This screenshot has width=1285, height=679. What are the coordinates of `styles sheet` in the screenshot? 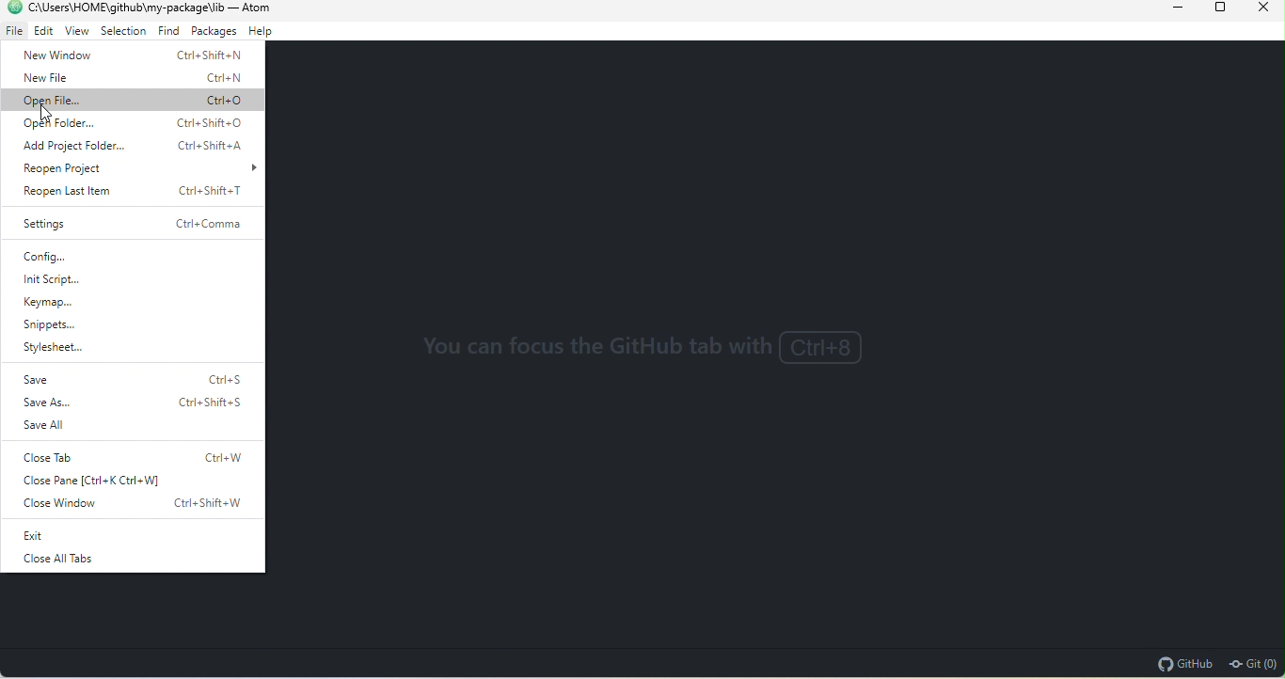 It's located at (70, 349).